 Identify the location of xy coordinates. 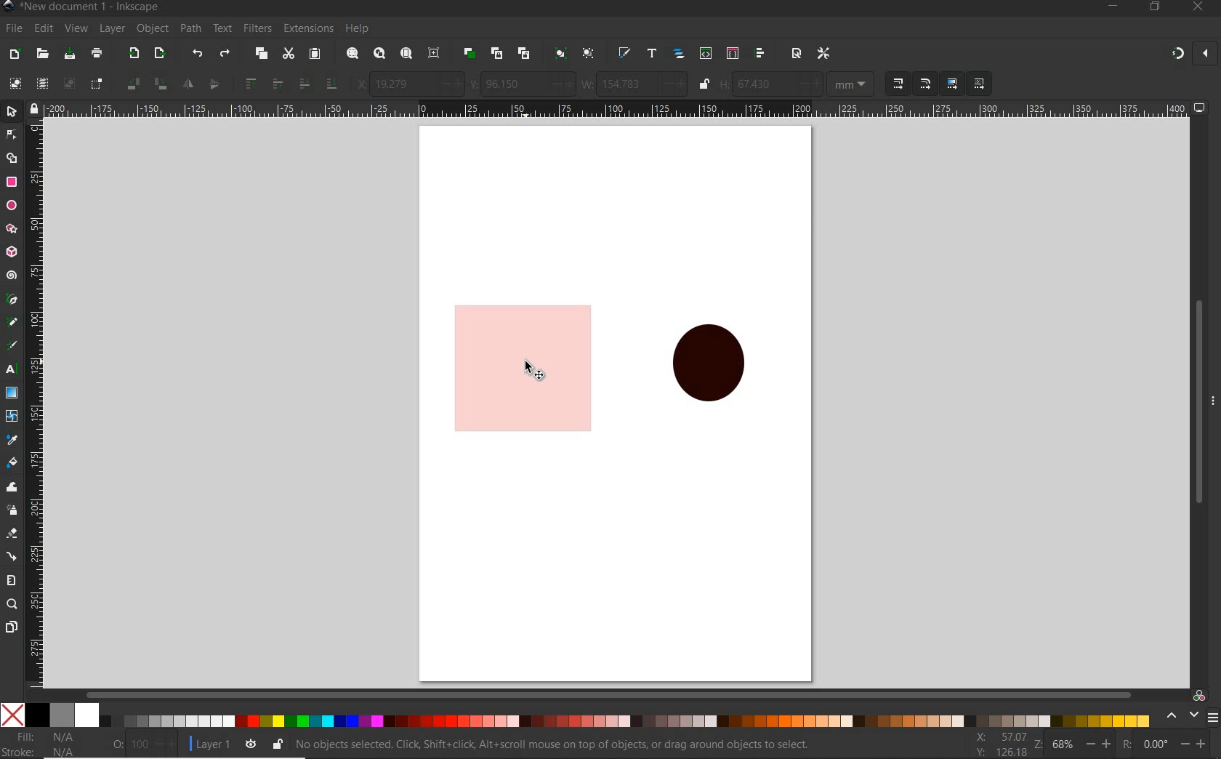
(1005, 745).